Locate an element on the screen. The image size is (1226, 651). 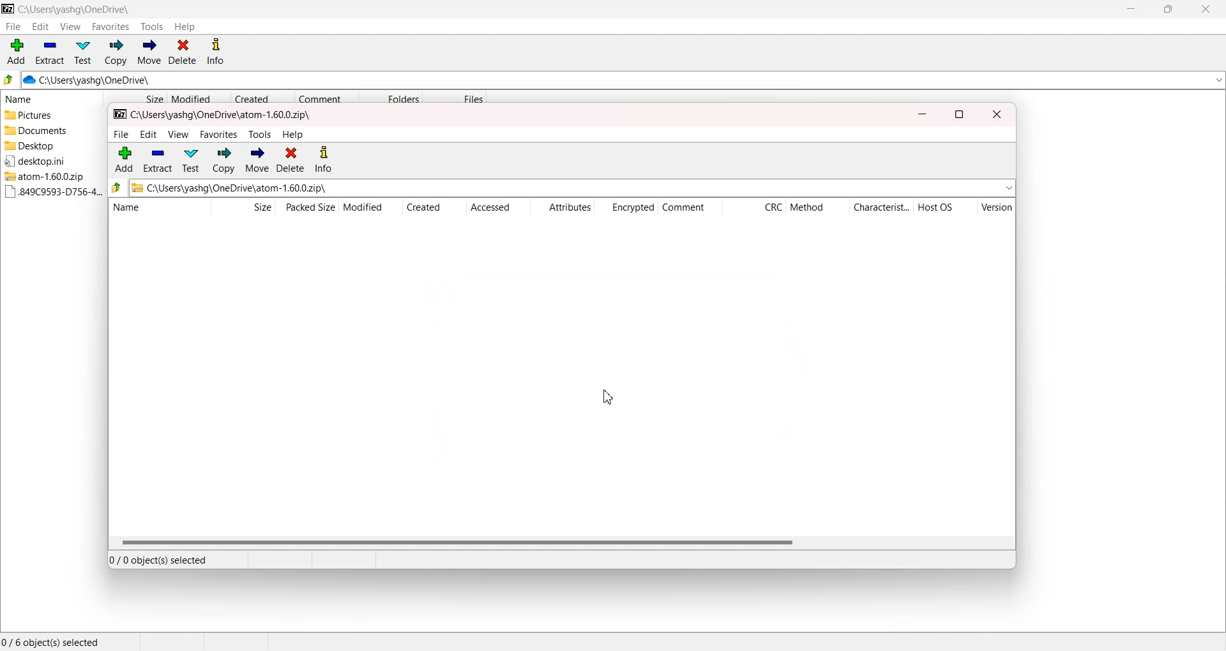
Comment is located at coordinates (688, 208).